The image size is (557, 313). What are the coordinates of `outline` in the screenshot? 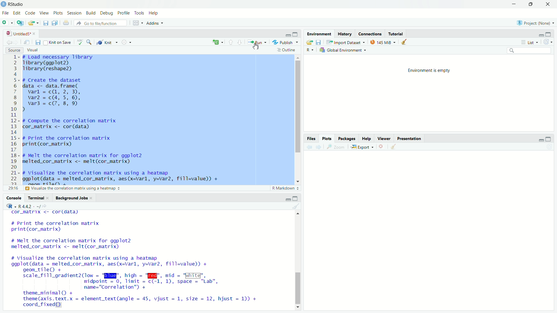 It's located at (287, 50).